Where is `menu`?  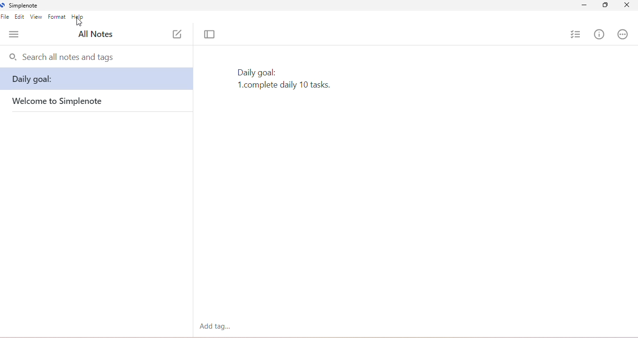
menu is located at coordinates (14, 35).